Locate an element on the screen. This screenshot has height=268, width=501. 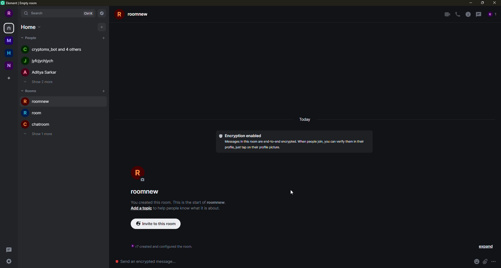
people is located at coordinates (40, 72).